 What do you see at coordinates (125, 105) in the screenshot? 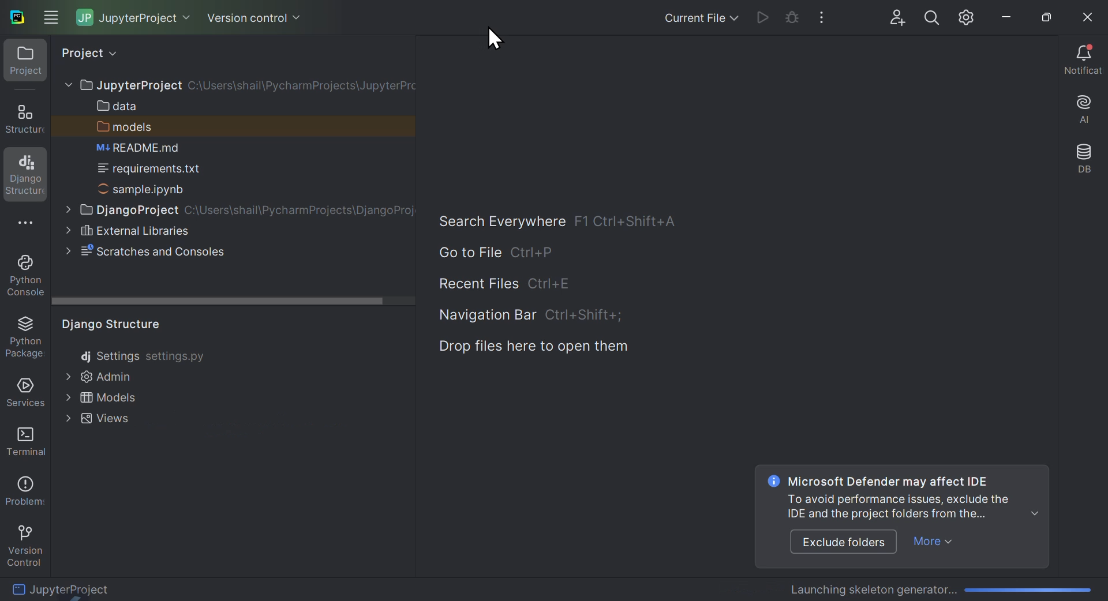
I see `data` at bounding box center [125, 105].